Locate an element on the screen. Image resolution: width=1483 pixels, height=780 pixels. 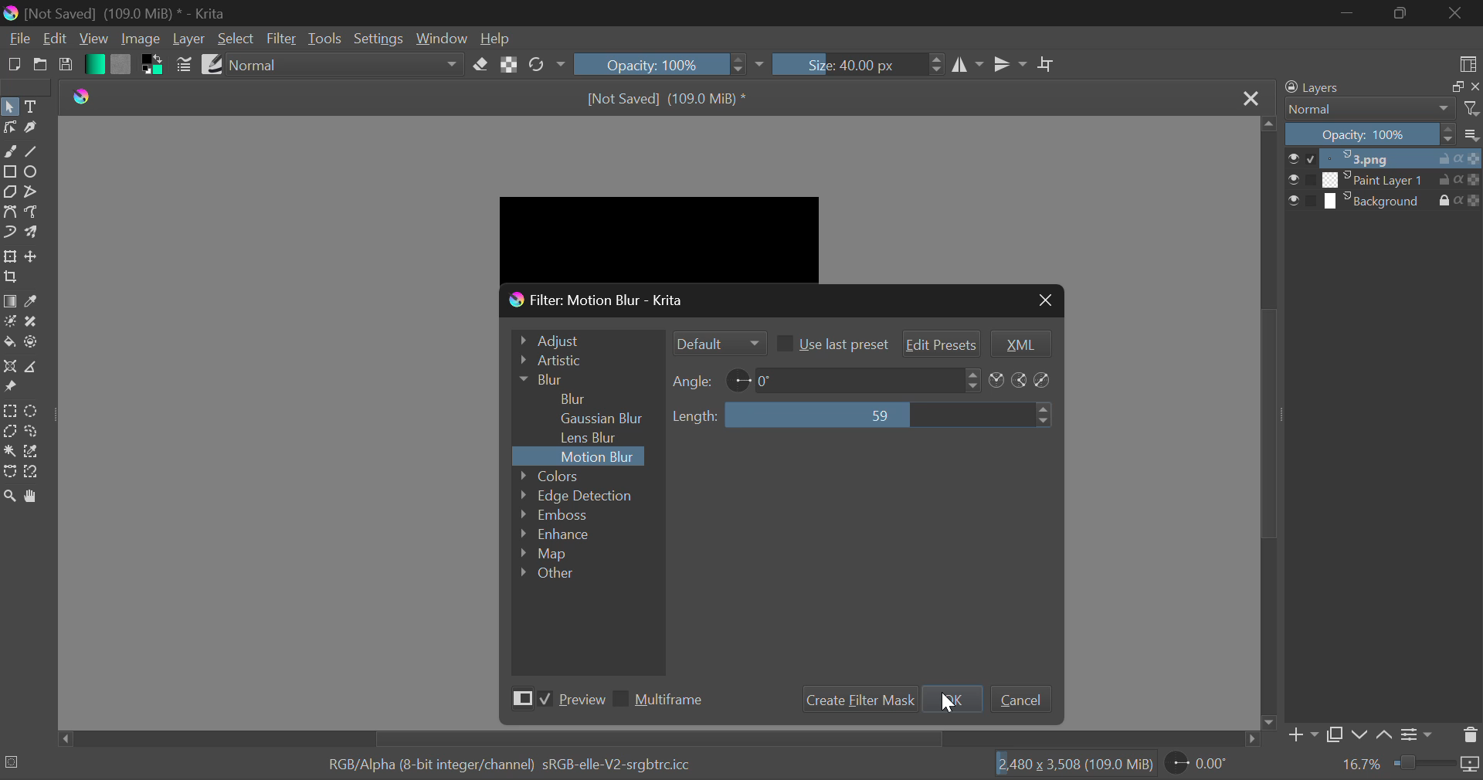
Choose Workspace is located at coordinates (1468, 63).